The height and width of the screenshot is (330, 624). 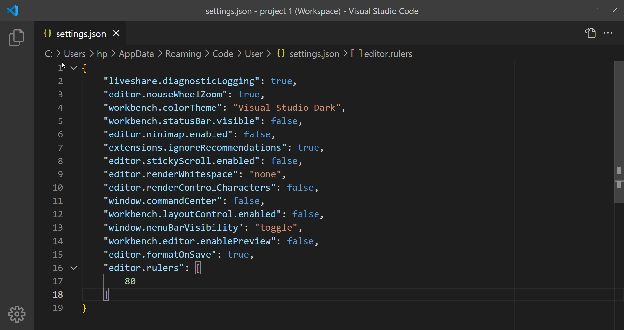 What do you see at coordinates (60, 191) in the screenshot?
I see `line number` at bounding box center [60, 191].